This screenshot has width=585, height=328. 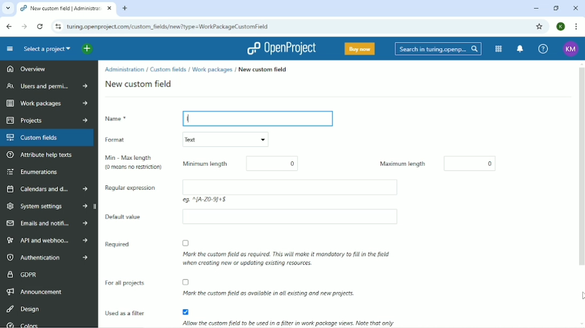 I want to click on Regular expression, so click(x=136, y=193).